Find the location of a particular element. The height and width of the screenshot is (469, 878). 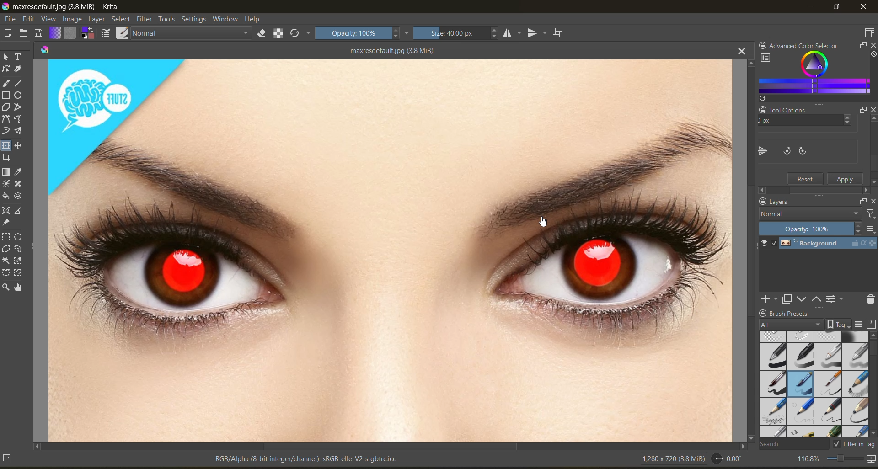

tool is located at coordinates (5, 210).